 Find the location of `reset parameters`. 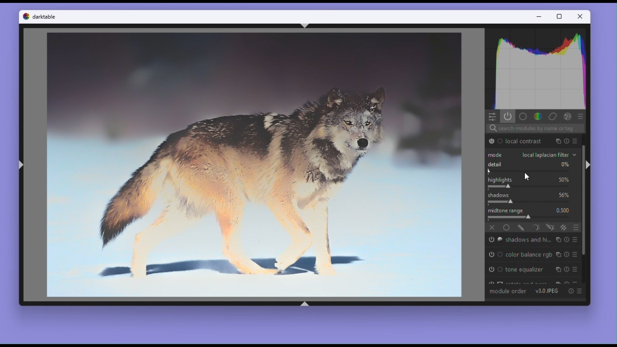

reset parameters is located at coordinates (576, 141).